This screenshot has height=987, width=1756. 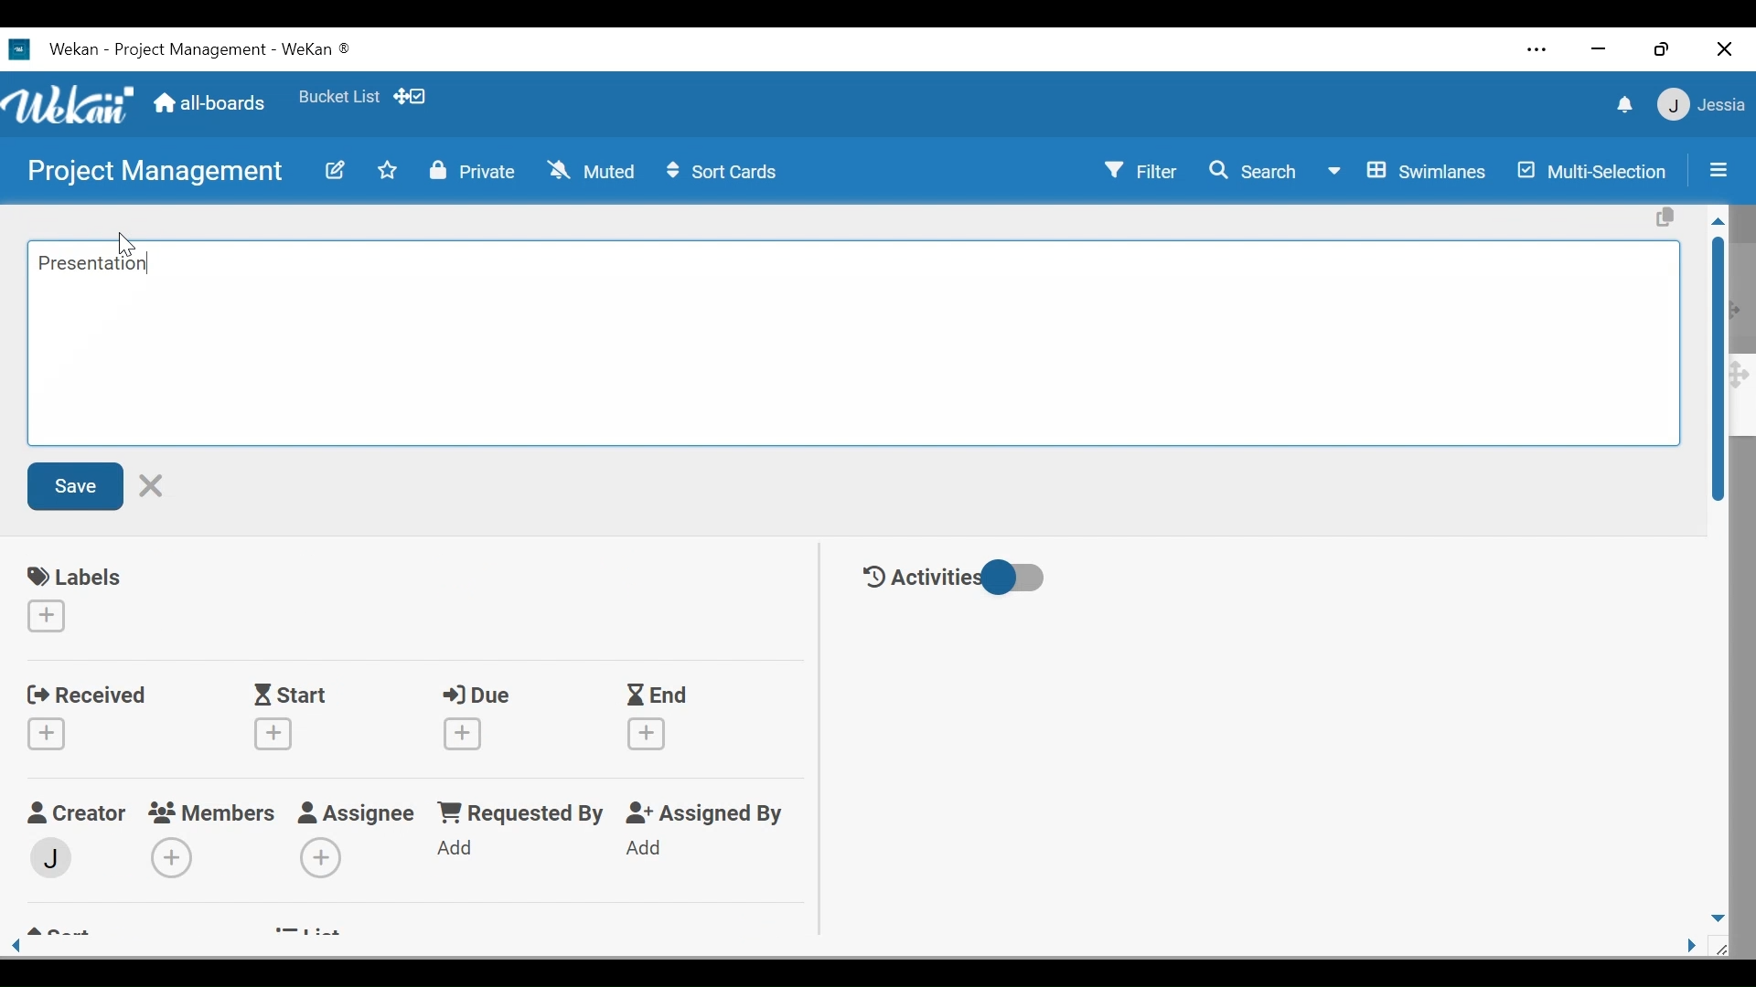 I want to click on Wekan logo, so click(x=70, y=104).